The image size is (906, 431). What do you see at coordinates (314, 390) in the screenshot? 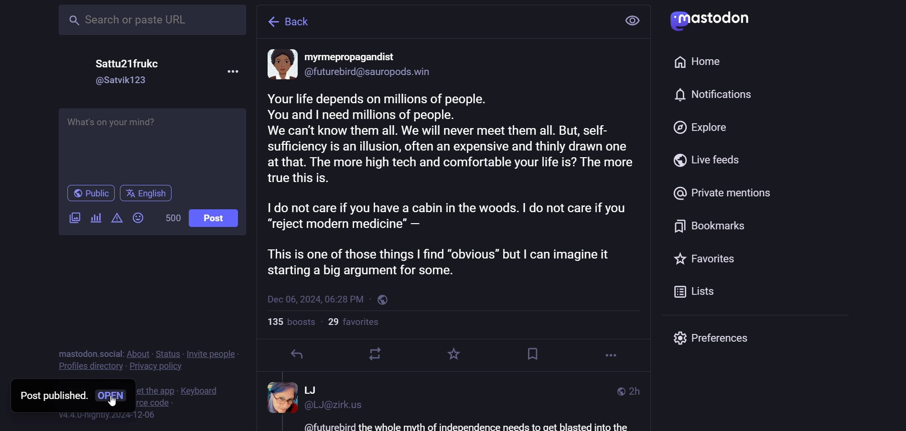
I see `name` at bounding box center [314, 390].